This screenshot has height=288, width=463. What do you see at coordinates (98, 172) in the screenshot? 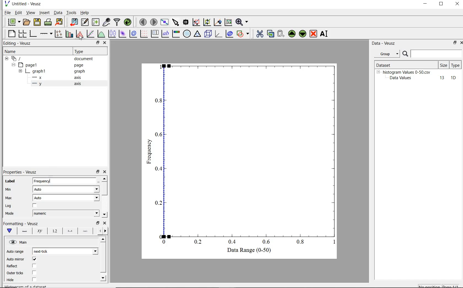
I see `restore down` at bounding box center [98, 172].